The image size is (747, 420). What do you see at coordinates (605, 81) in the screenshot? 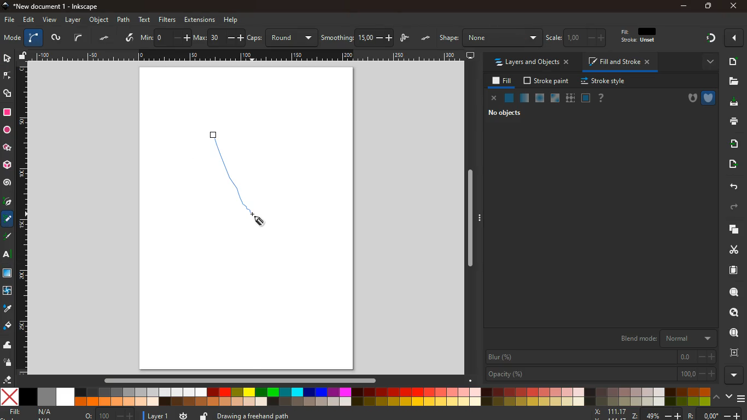
I see `stroke style` at bounding box center [605, 81].